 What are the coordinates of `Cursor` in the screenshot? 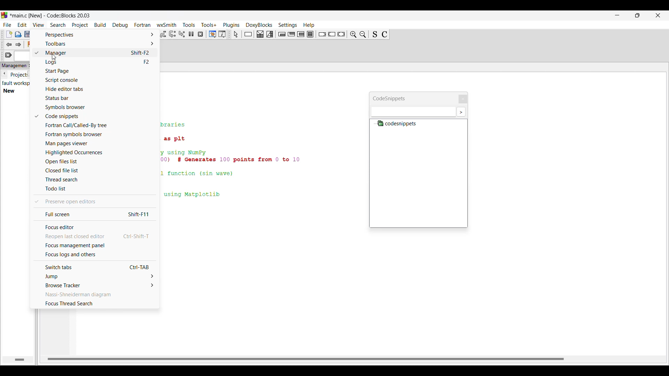 It's located at (54, 57).